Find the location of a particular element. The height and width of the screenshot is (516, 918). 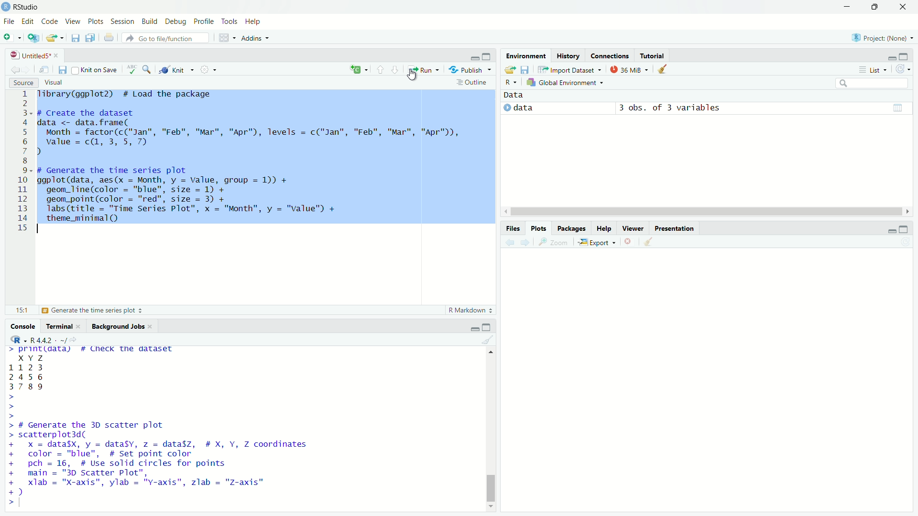

table is located at coordinates (897, 107).